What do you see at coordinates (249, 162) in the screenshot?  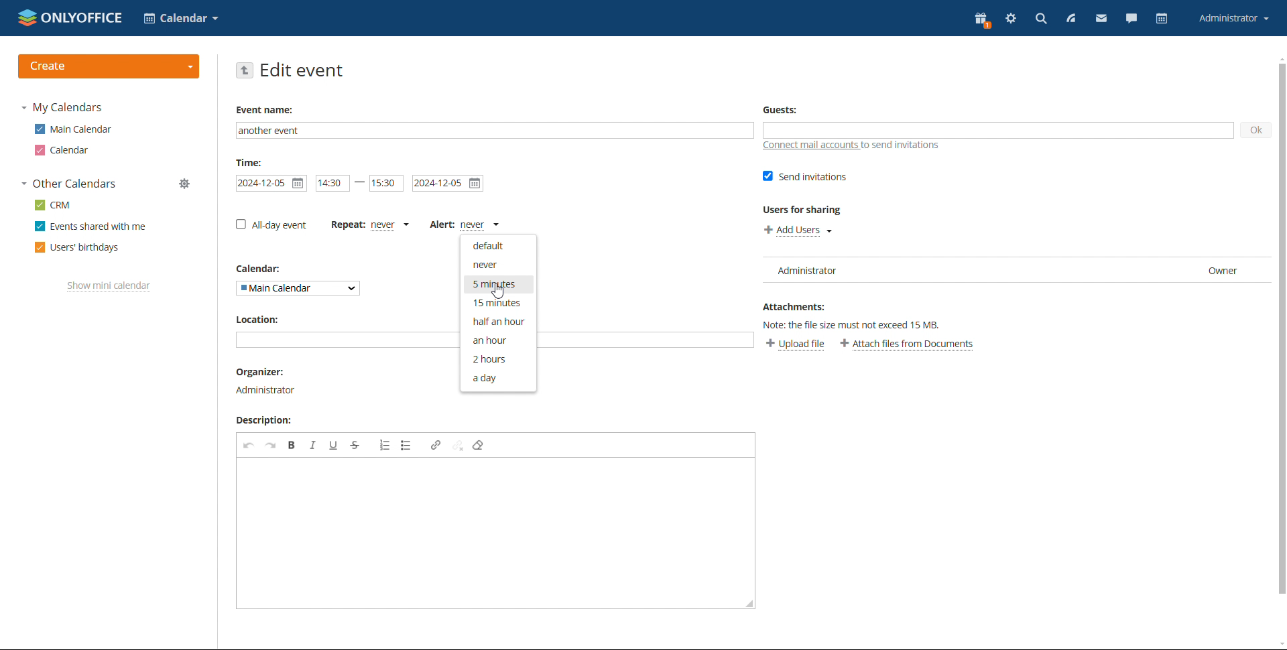 I see `Time:` at bounding box center [249, 162].